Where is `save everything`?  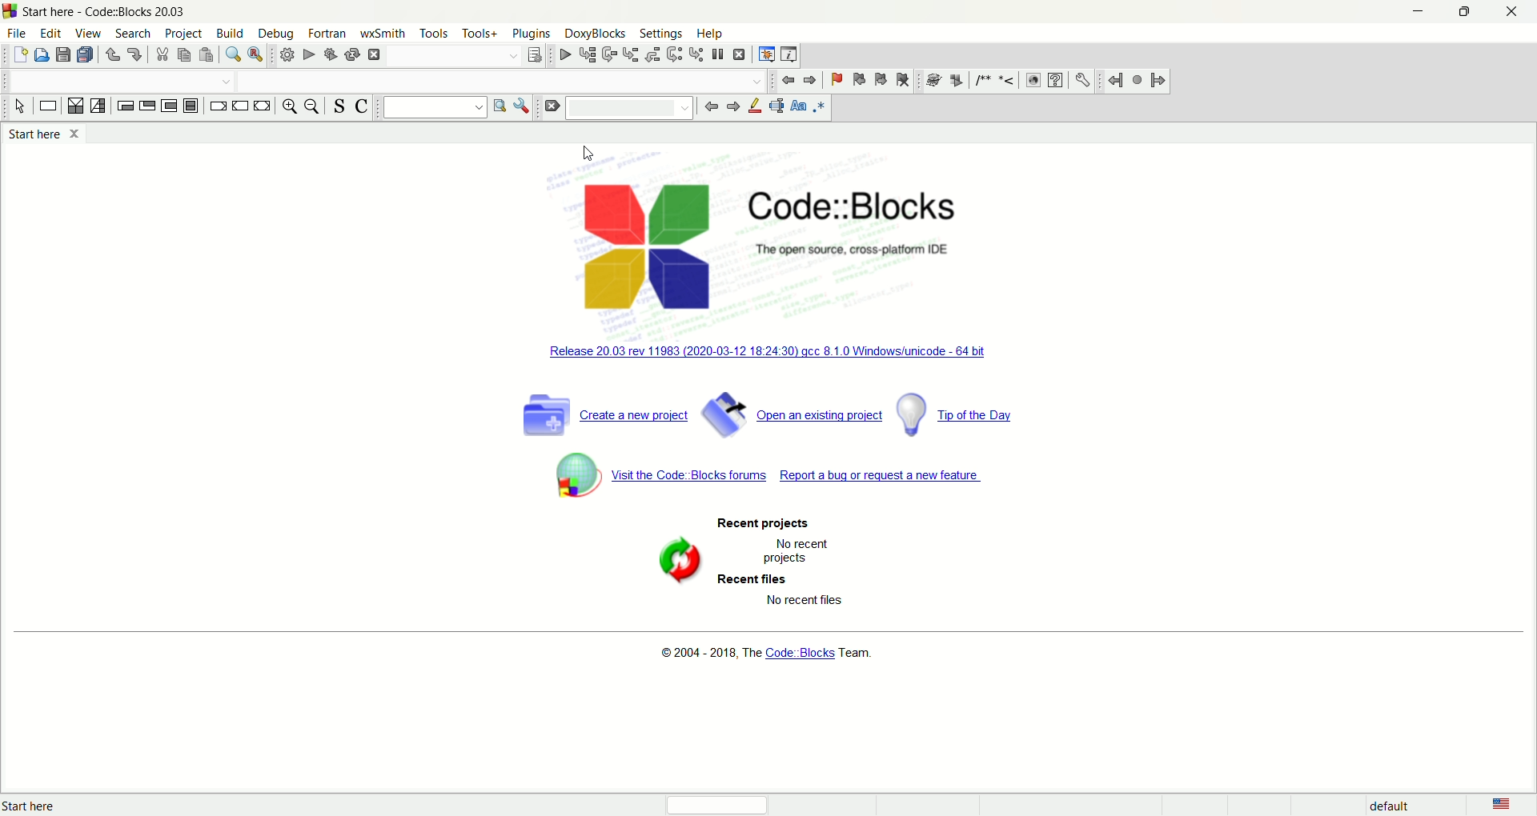 save everything is located at coordinates (87, 54).